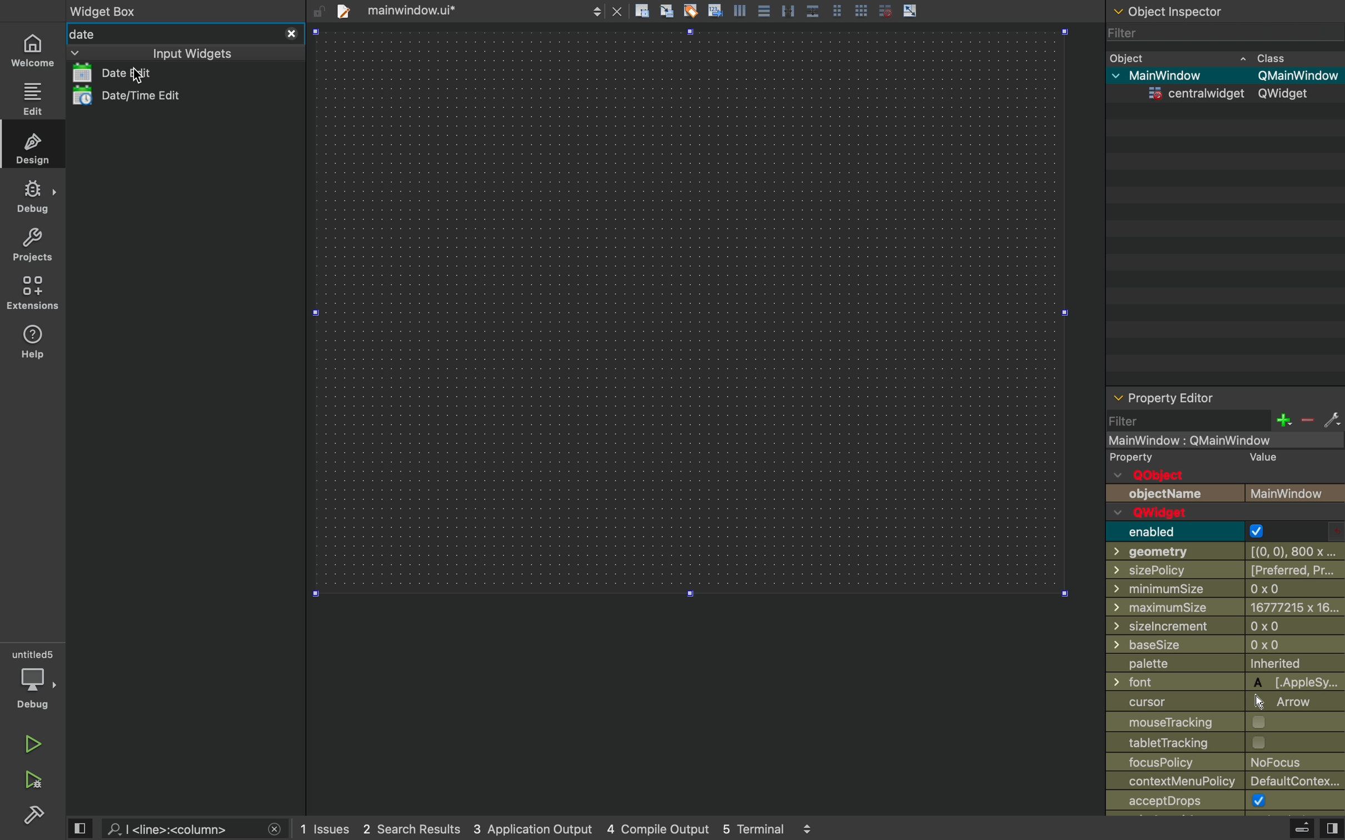 This screenshot has width=1345, height=840. What do you see at coordinates (1220, 645) in the screenshot?
I see `basesize` at bounding box center [1220, 645].